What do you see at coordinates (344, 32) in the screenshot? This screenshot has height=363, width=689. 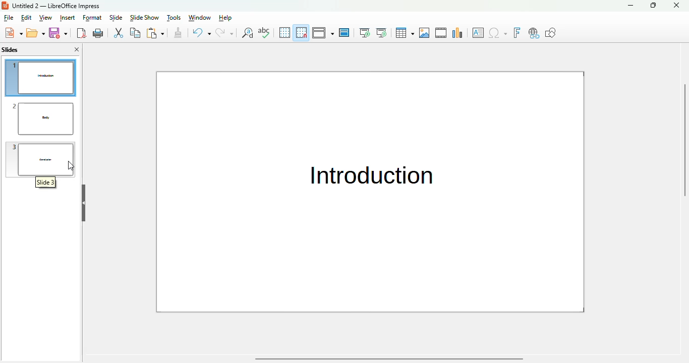 I see `master slide` at bounding box center [344, 32].